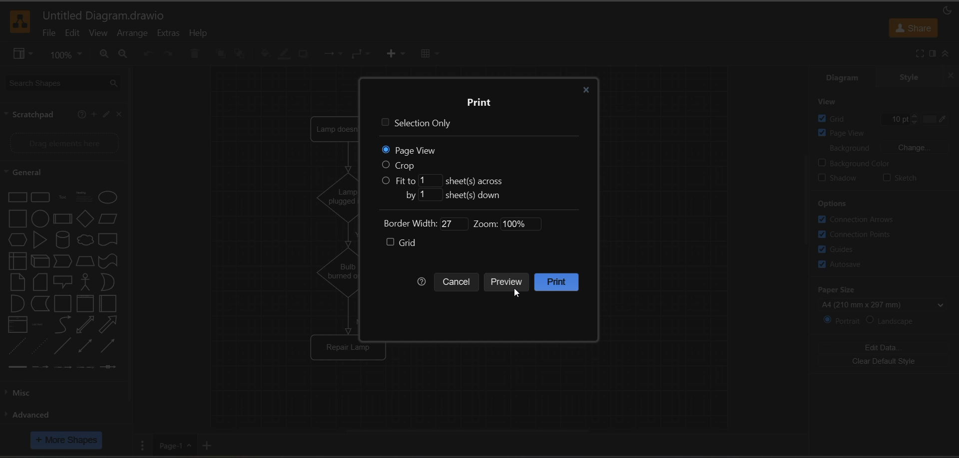  I want to click on line color, so click(283, 55).